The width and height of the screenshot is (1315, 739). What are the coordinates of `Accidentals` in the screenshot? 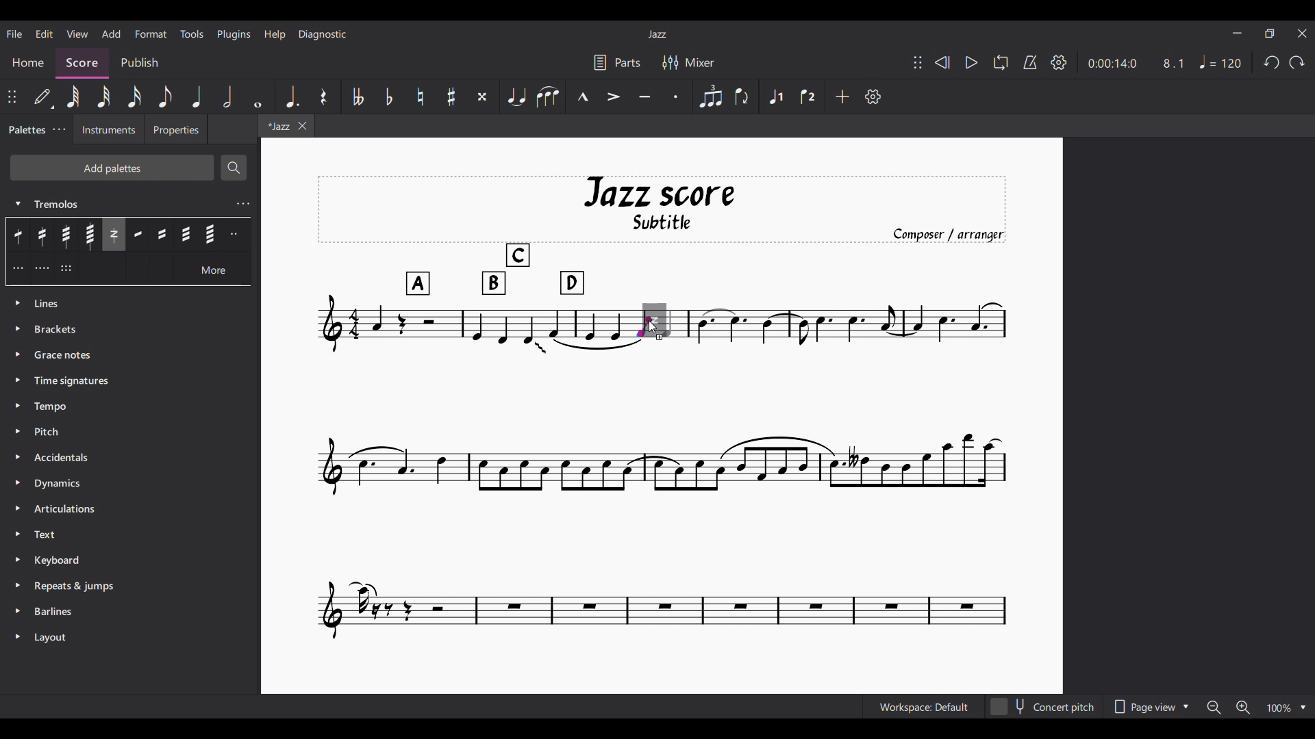 It's located at (131, 458).